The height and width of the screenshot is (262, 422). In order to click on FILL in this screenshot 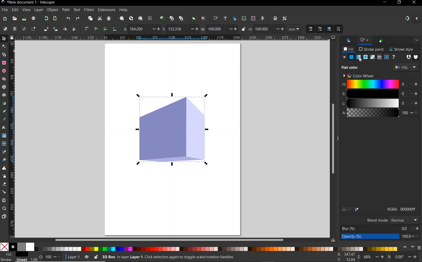, I will do `click(348, 50)`.